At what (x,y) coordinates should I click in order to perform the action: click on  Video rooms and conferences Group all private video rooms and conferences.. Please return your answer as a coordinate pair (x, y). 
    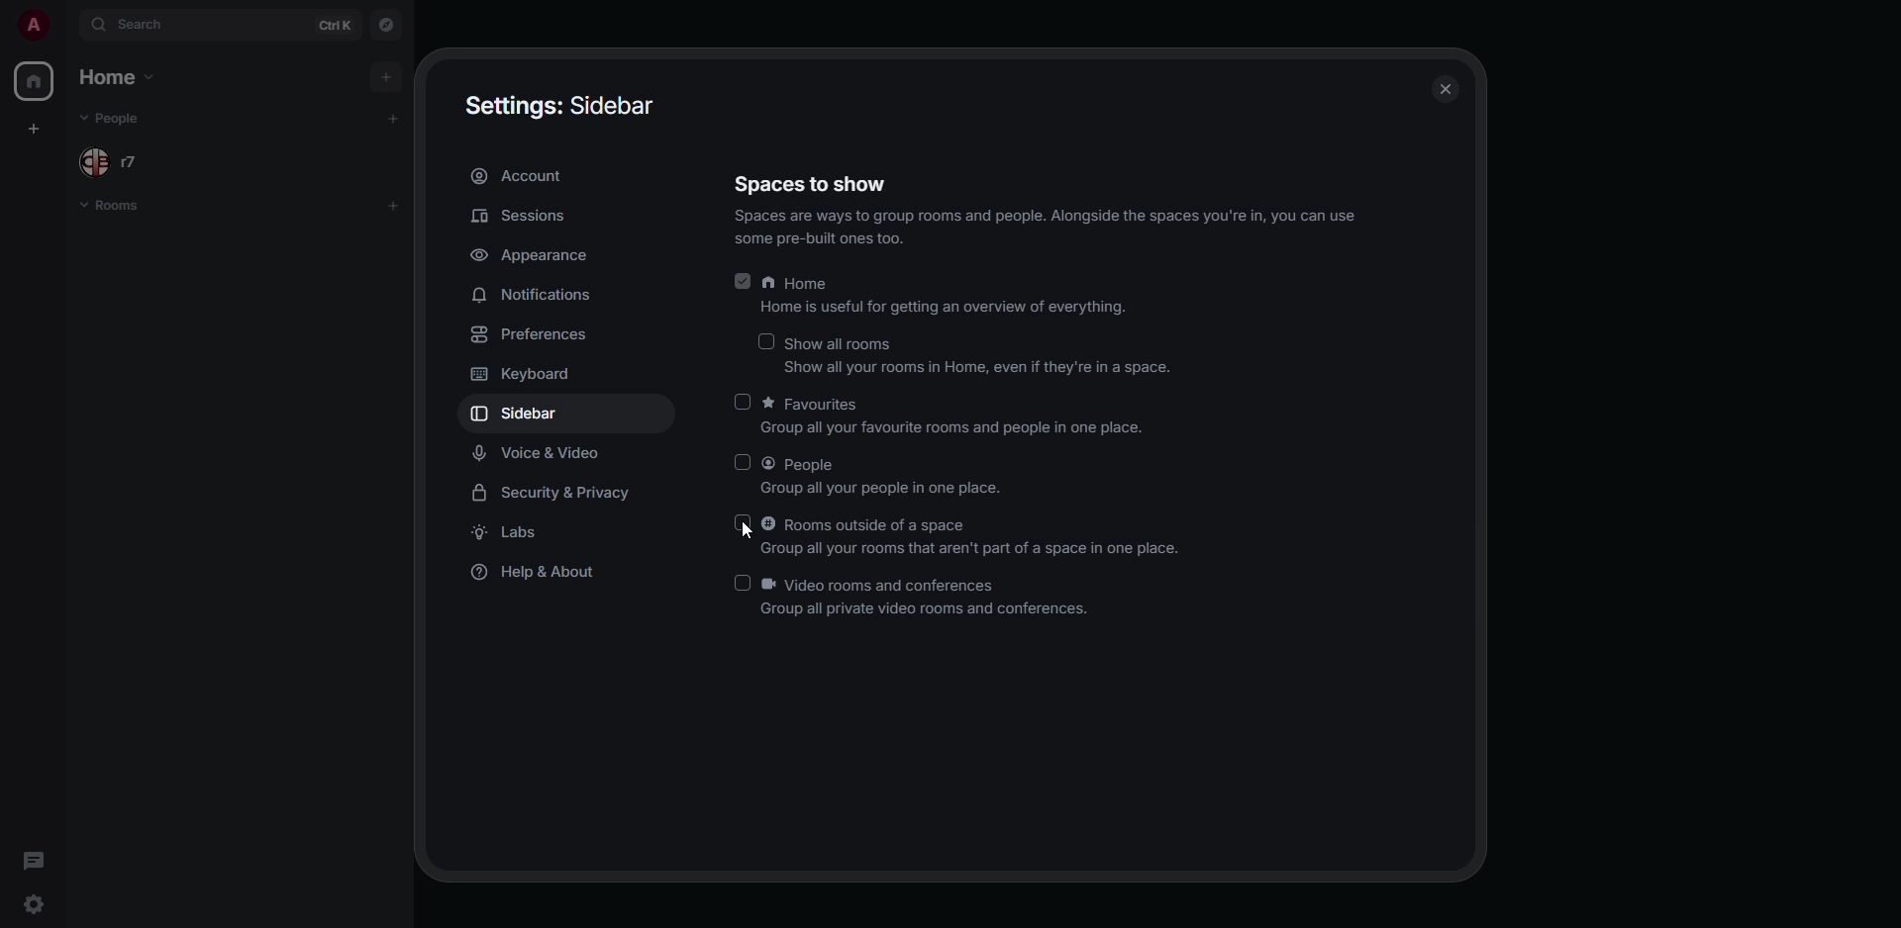
    Looking at the image, I should click on (933, 596).